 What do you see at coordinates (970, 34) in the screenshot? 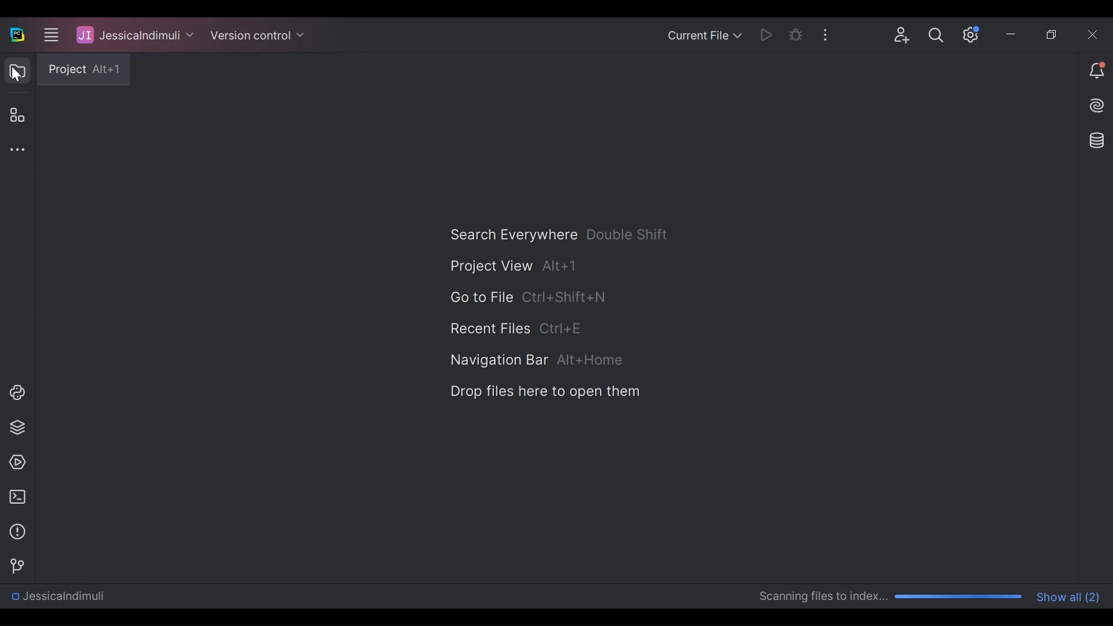
I see `Settings` at bounding box center [970, 34].